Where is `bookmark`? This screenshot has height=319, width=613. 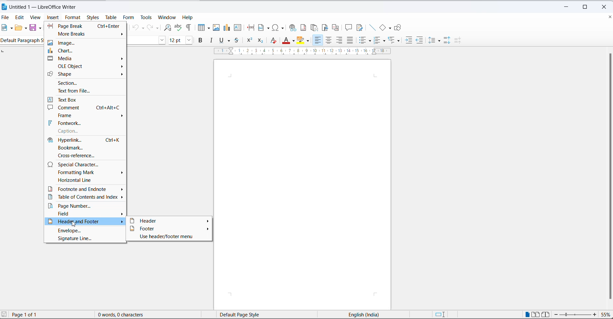 bookmark is located at coordinates (86, 148).